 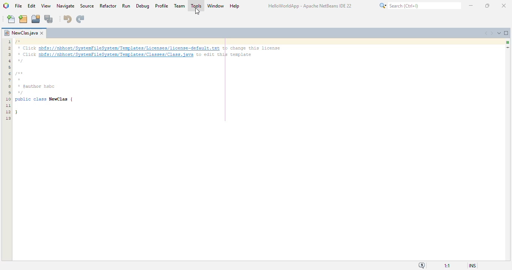 What do you see at coordinates (149, 80) in the screenshot?
I see `/*
+ Click nbfs://nbhost/SystenFileSysten/Templates/Licenses/license-default txt to change this license
+ Click pbfs://nbhost/SystenfileSysten/Templates/Classes/Class. java to edit this template
“0

fun
* pauthor hsbc
“0

public class NewClas |
}` at bounding box center [149, 80].